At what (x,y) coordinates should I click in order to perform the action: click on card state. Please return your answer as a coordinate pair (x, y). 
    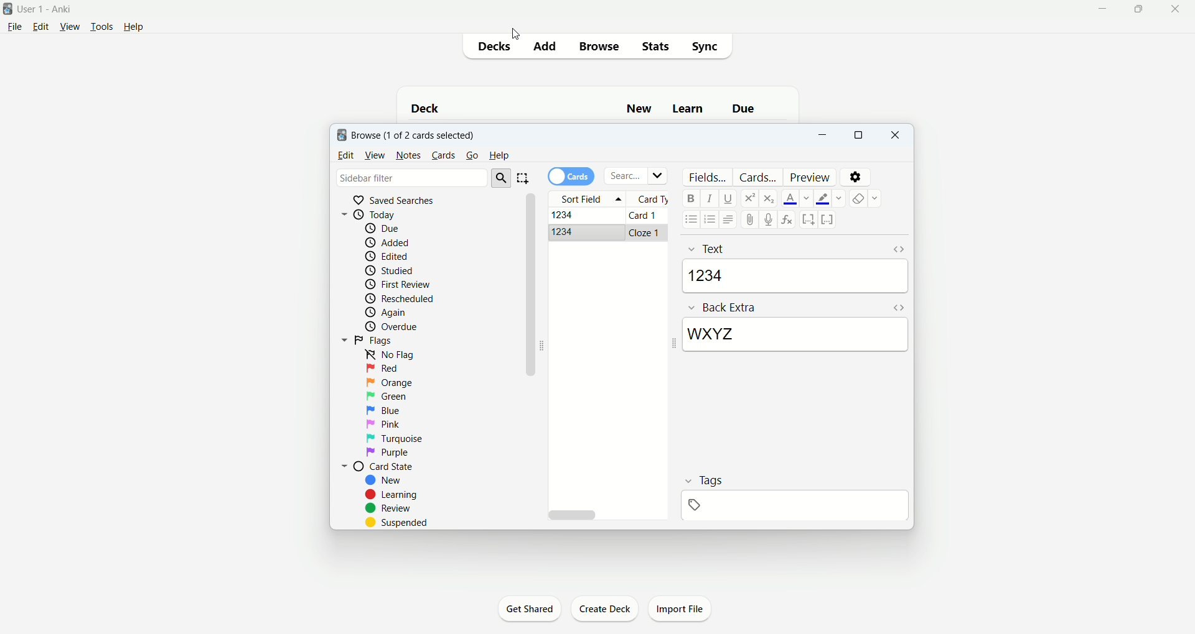
    Looking at the image, I should click on (377, 468).